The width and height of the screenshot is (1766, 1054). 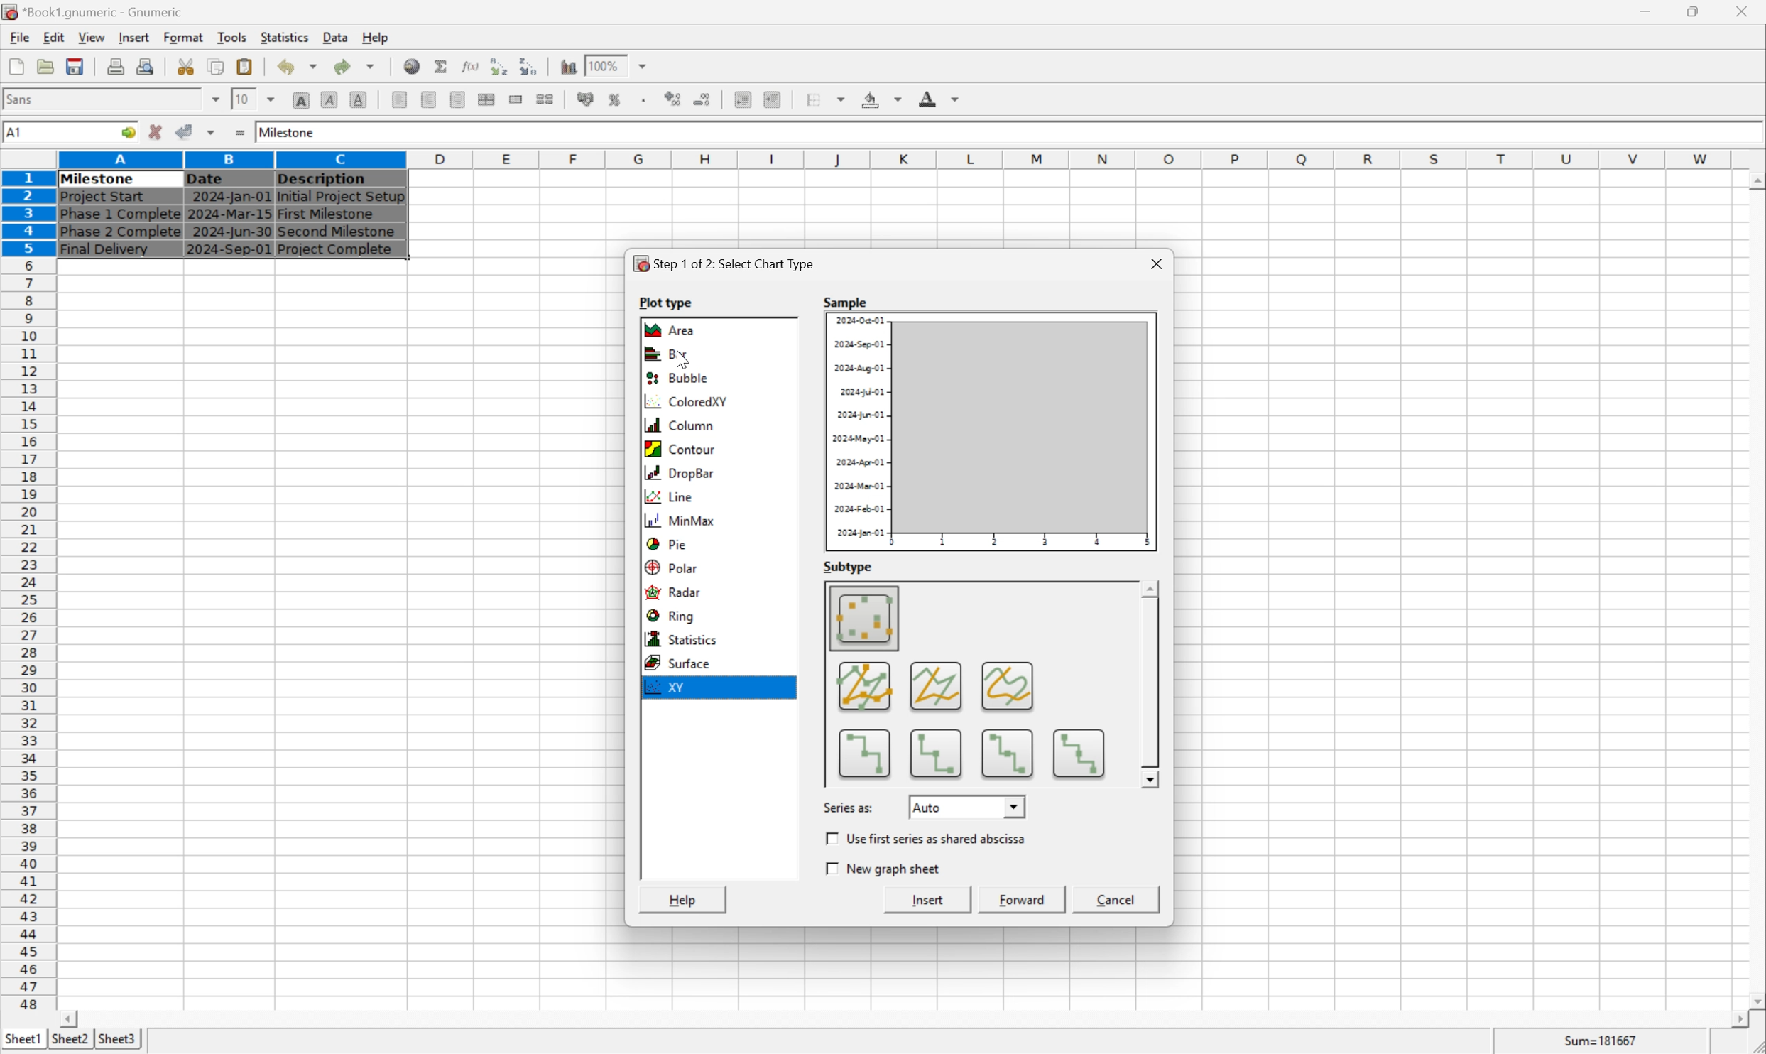 I want to click on series as:, so click(x=849, y=806).